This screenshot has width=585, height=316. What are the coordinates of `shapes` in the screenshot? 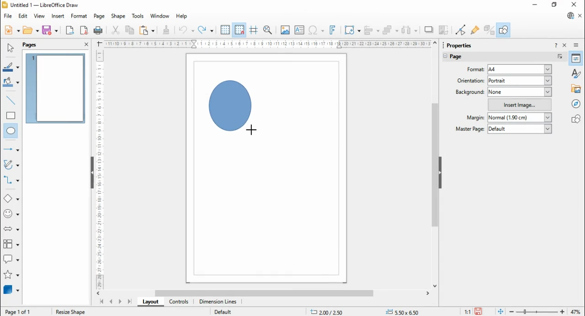 It's located at (576, 119).